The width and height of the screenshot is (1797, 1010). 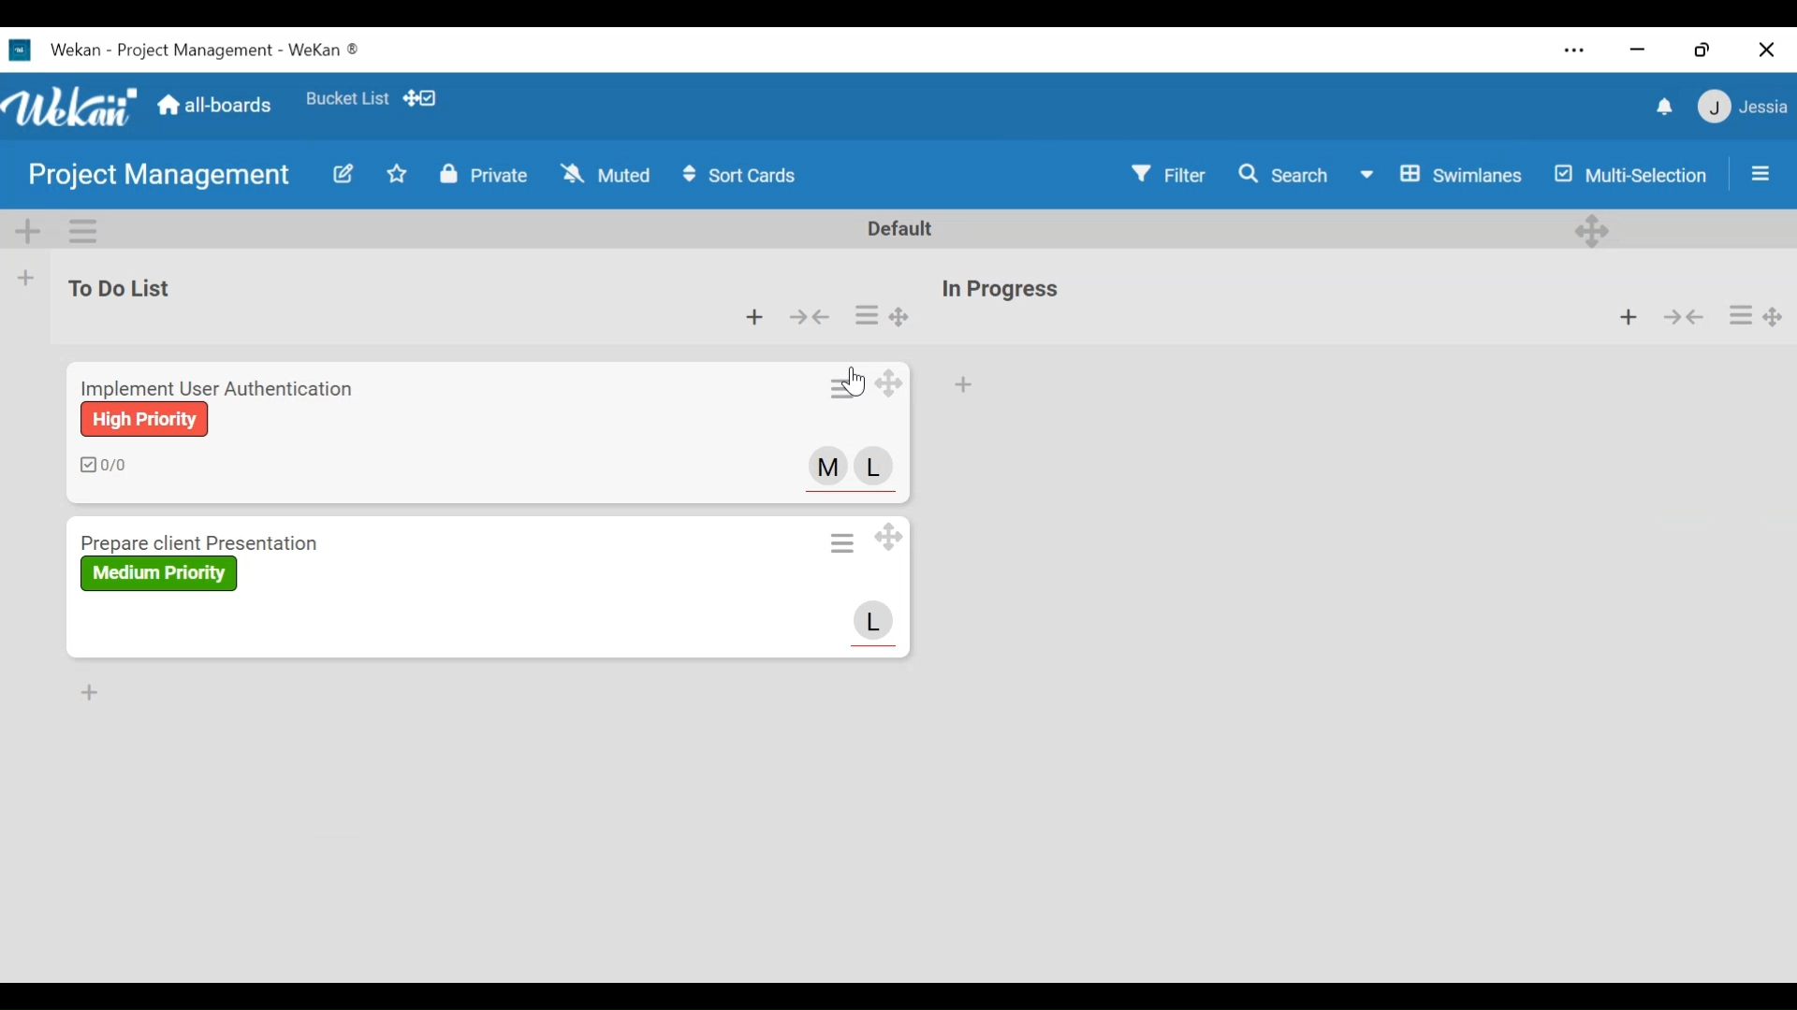 I want to click on Private, so click(x=484, y=175).